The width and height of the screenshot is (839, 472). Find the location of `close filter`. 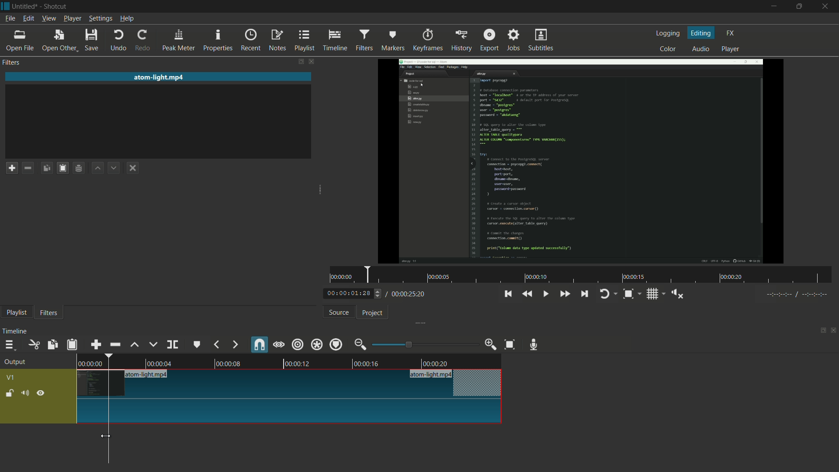

close filter is located at coordinates (311, 61).